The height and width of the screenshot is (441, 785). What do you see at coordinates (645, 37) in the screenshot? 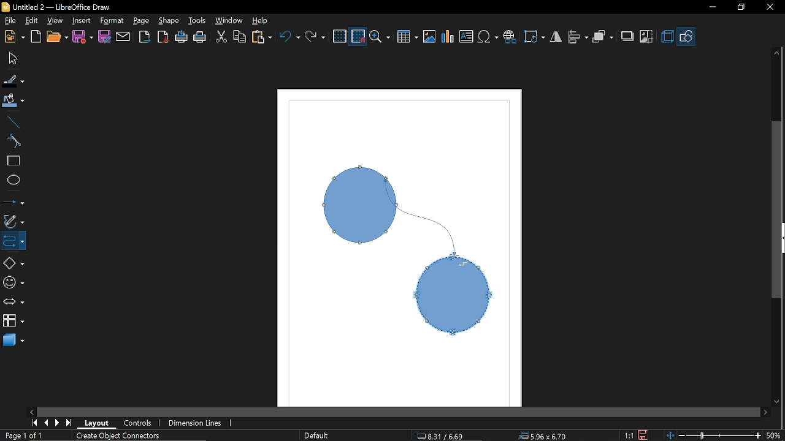
I see `Crop` at bounding box center [645, 37].